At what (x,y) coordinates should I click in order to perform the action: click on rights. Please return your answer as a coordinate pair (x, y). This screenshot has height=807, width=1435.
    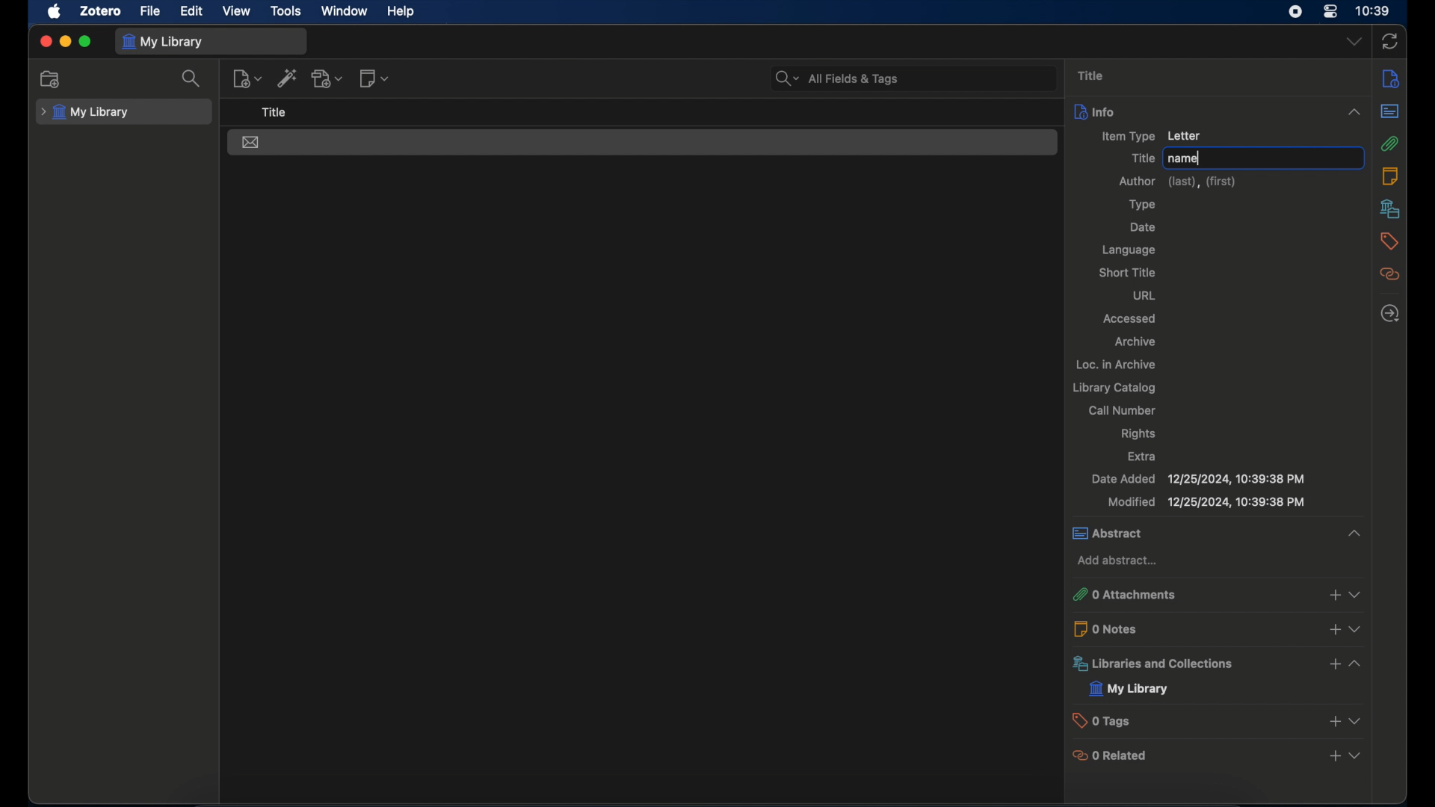
    Looking at the image, I should click on (1140, 434).